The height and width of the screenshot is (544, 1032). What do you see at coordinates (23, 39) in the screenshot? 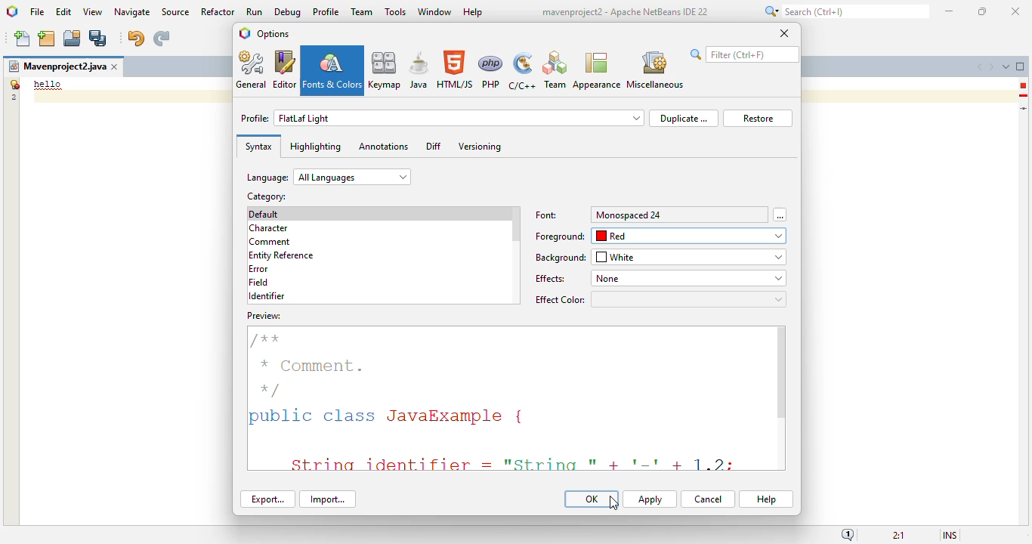
I see `new file` at bounding box center [23, 39].